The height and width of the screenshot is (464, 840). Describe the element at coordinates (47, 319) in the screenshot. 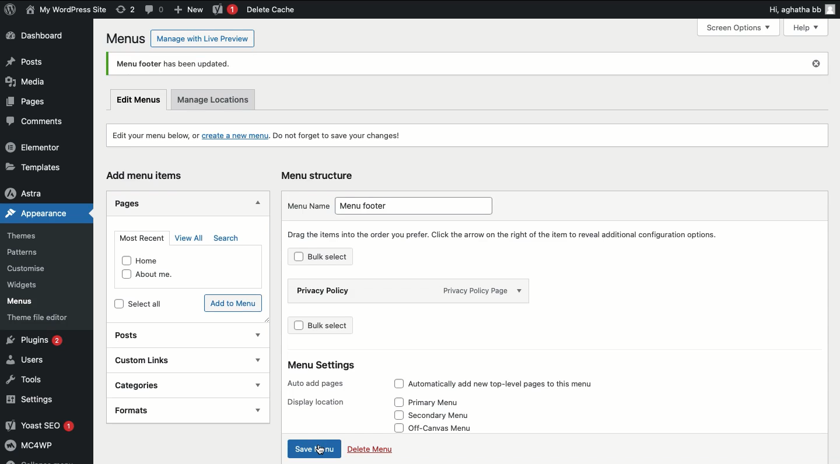

I see `Theme file editor` at that location.